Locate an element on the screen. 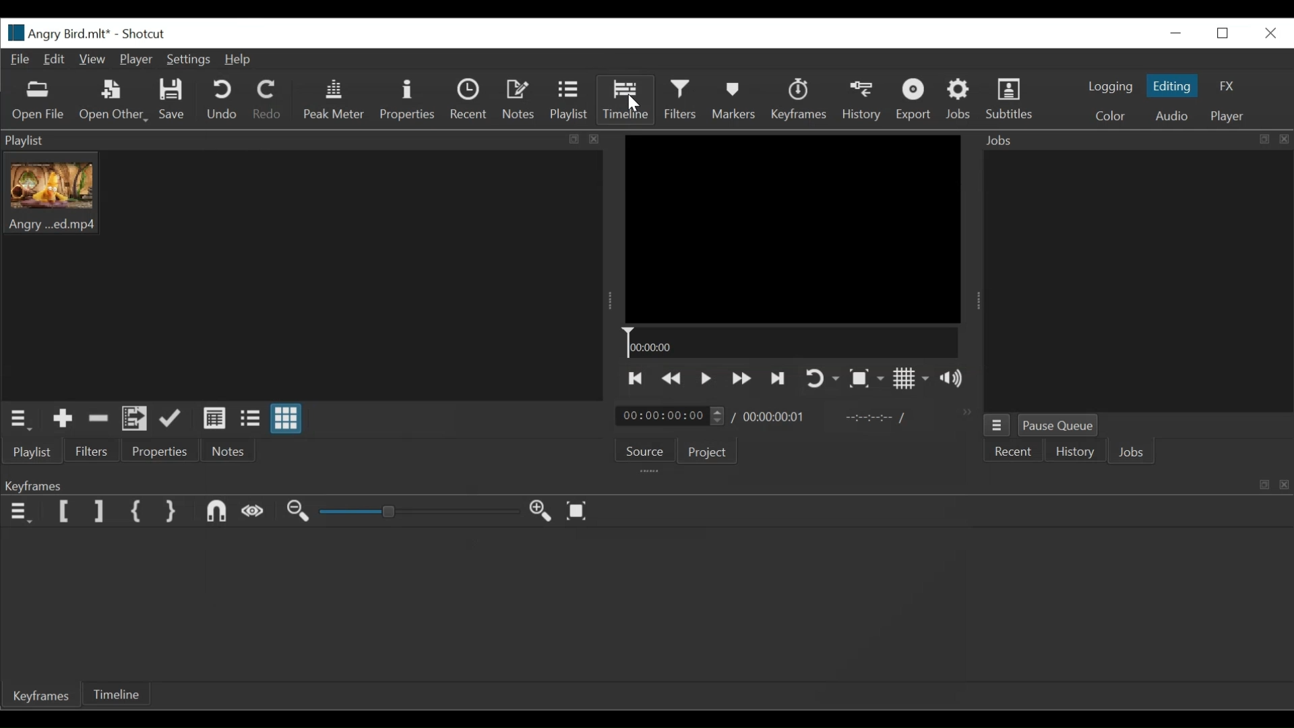 The width and height of the screenshot is (1294, 728). Zoom timeline in is located at coordinates (543, 512).